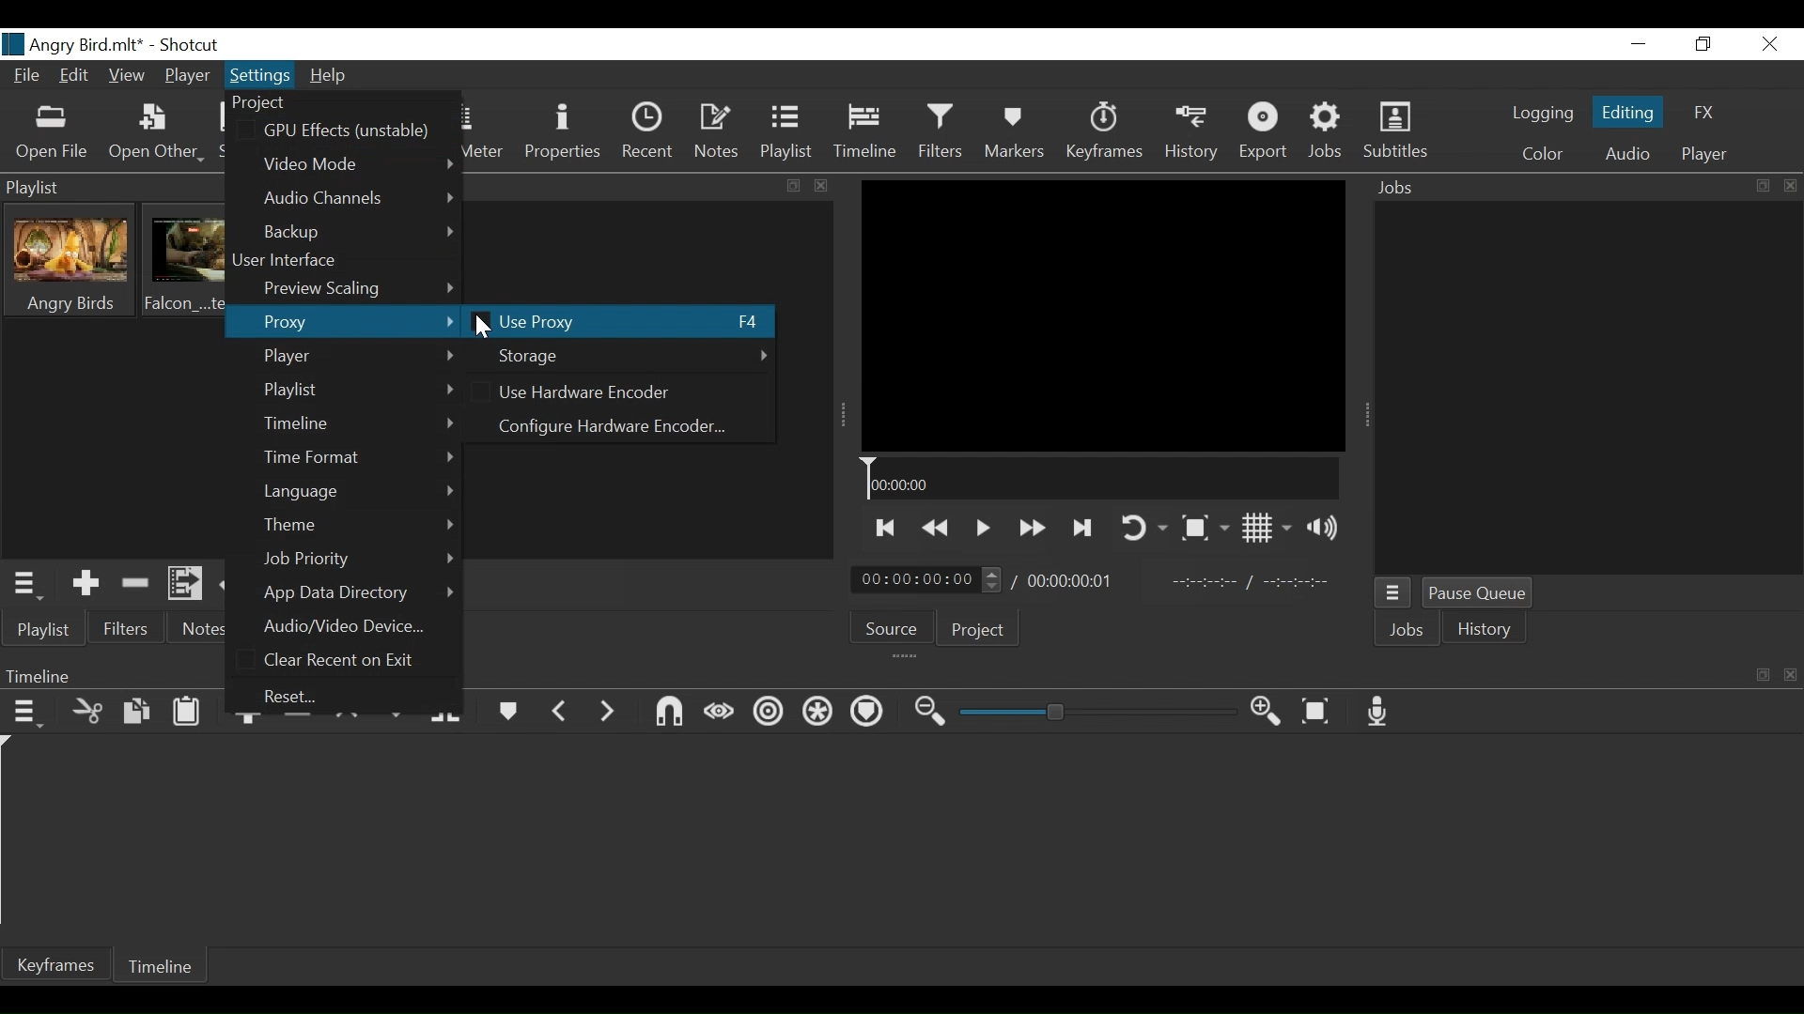  I want to click on Remove cut, so click(132, 581).